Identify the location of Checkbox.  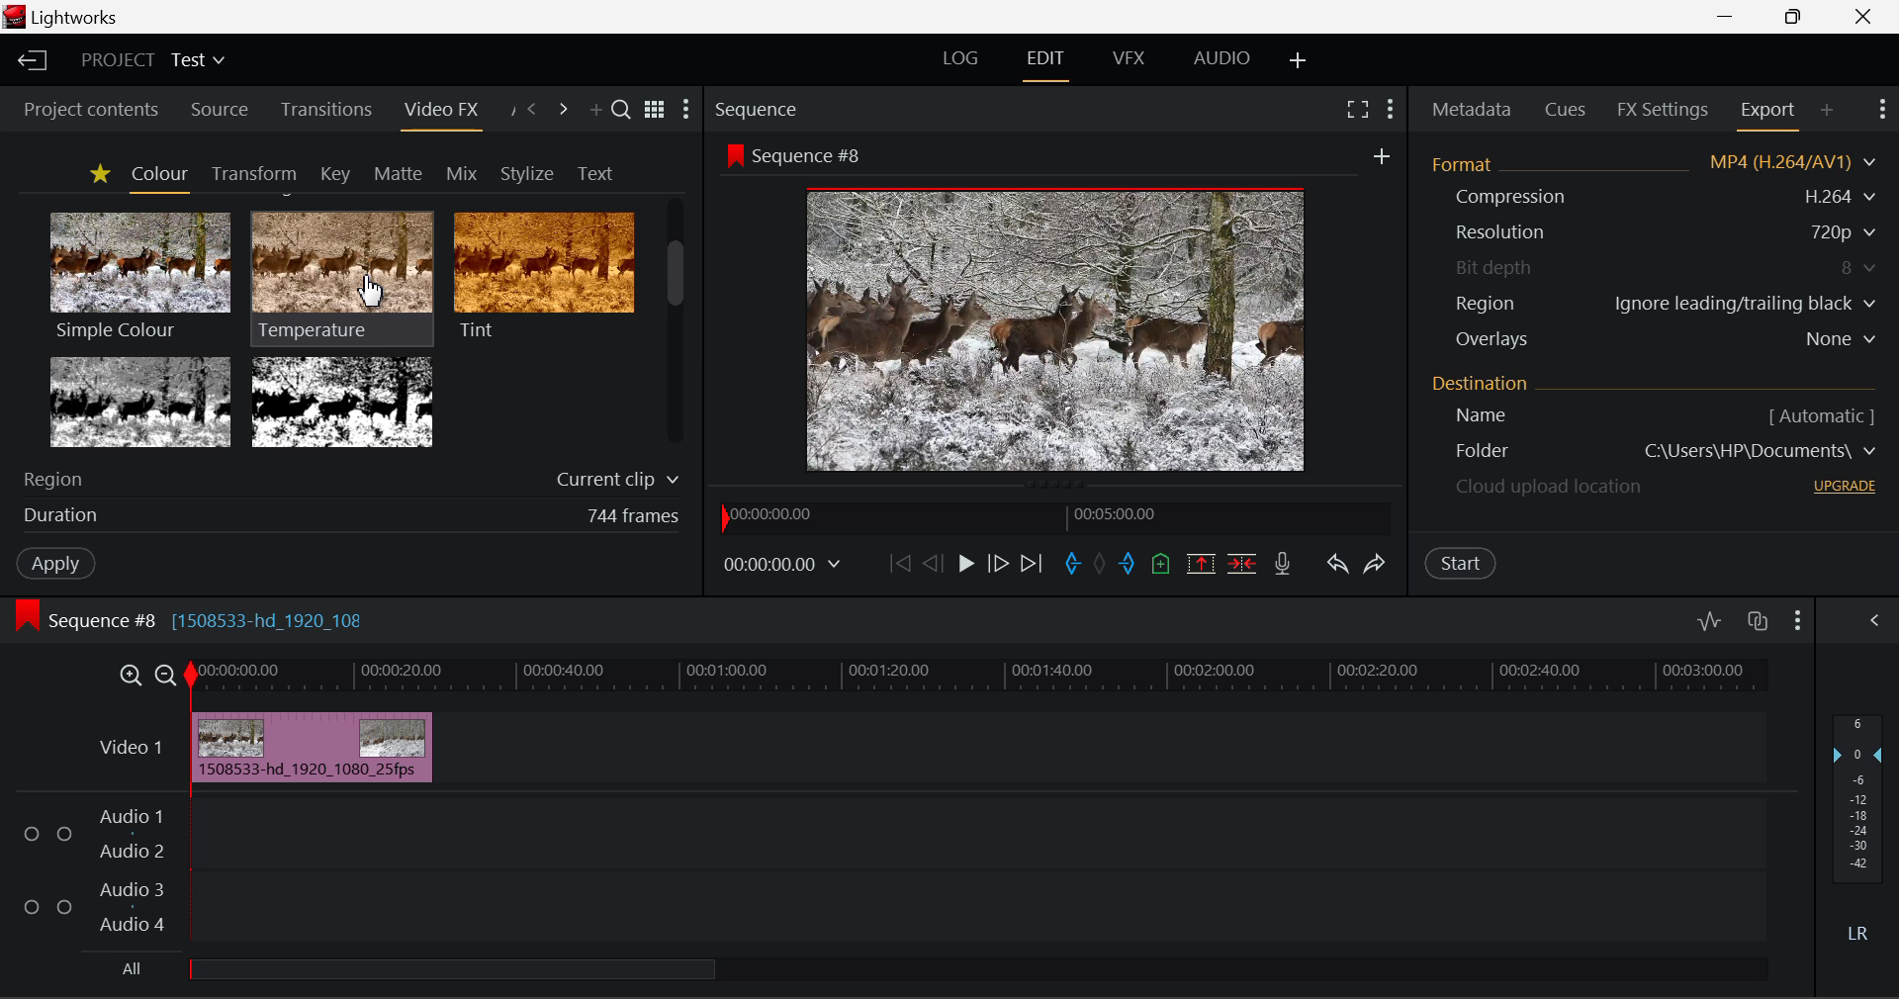
(65, 833).